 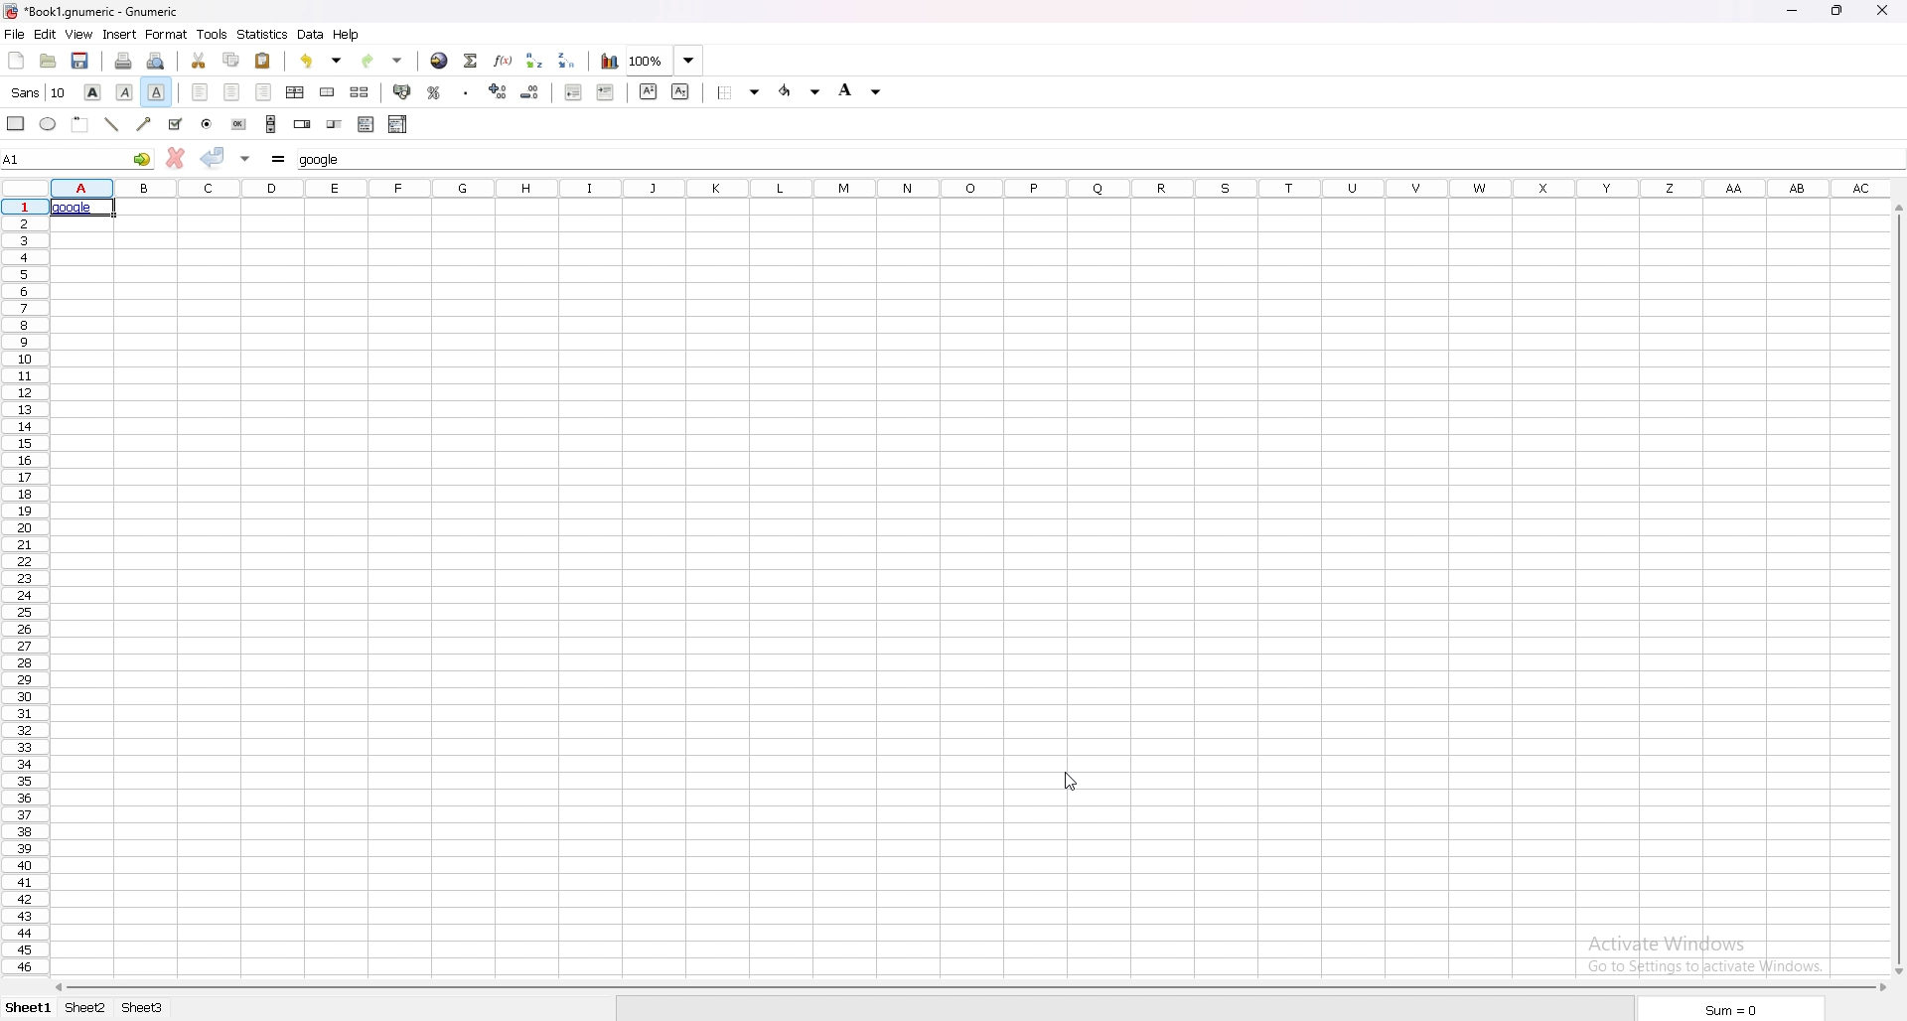 I want to click on copy, so click(x=231, y=60).